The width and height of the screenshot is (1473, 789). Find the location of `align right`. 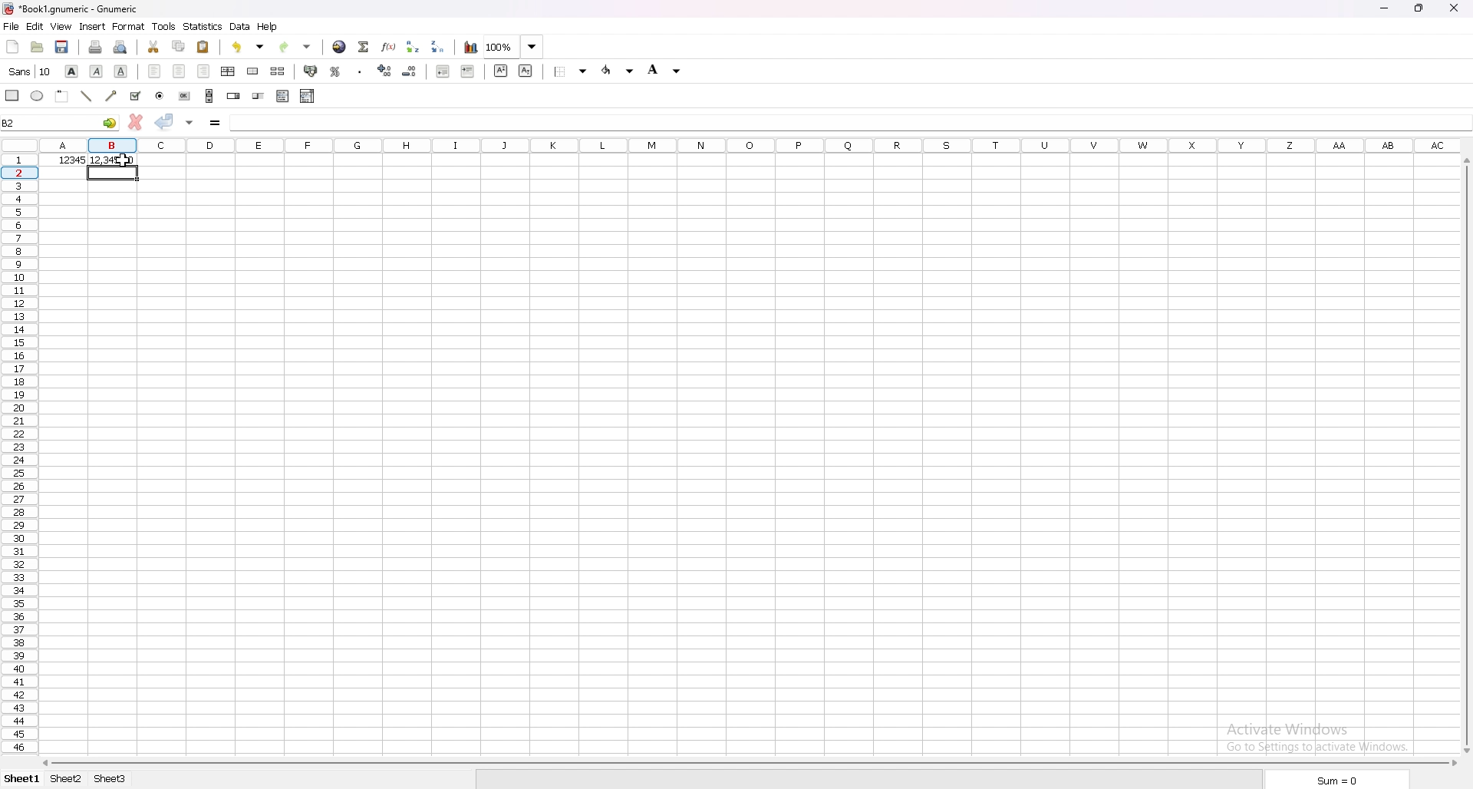

align right is located at coordinates (203, 71).